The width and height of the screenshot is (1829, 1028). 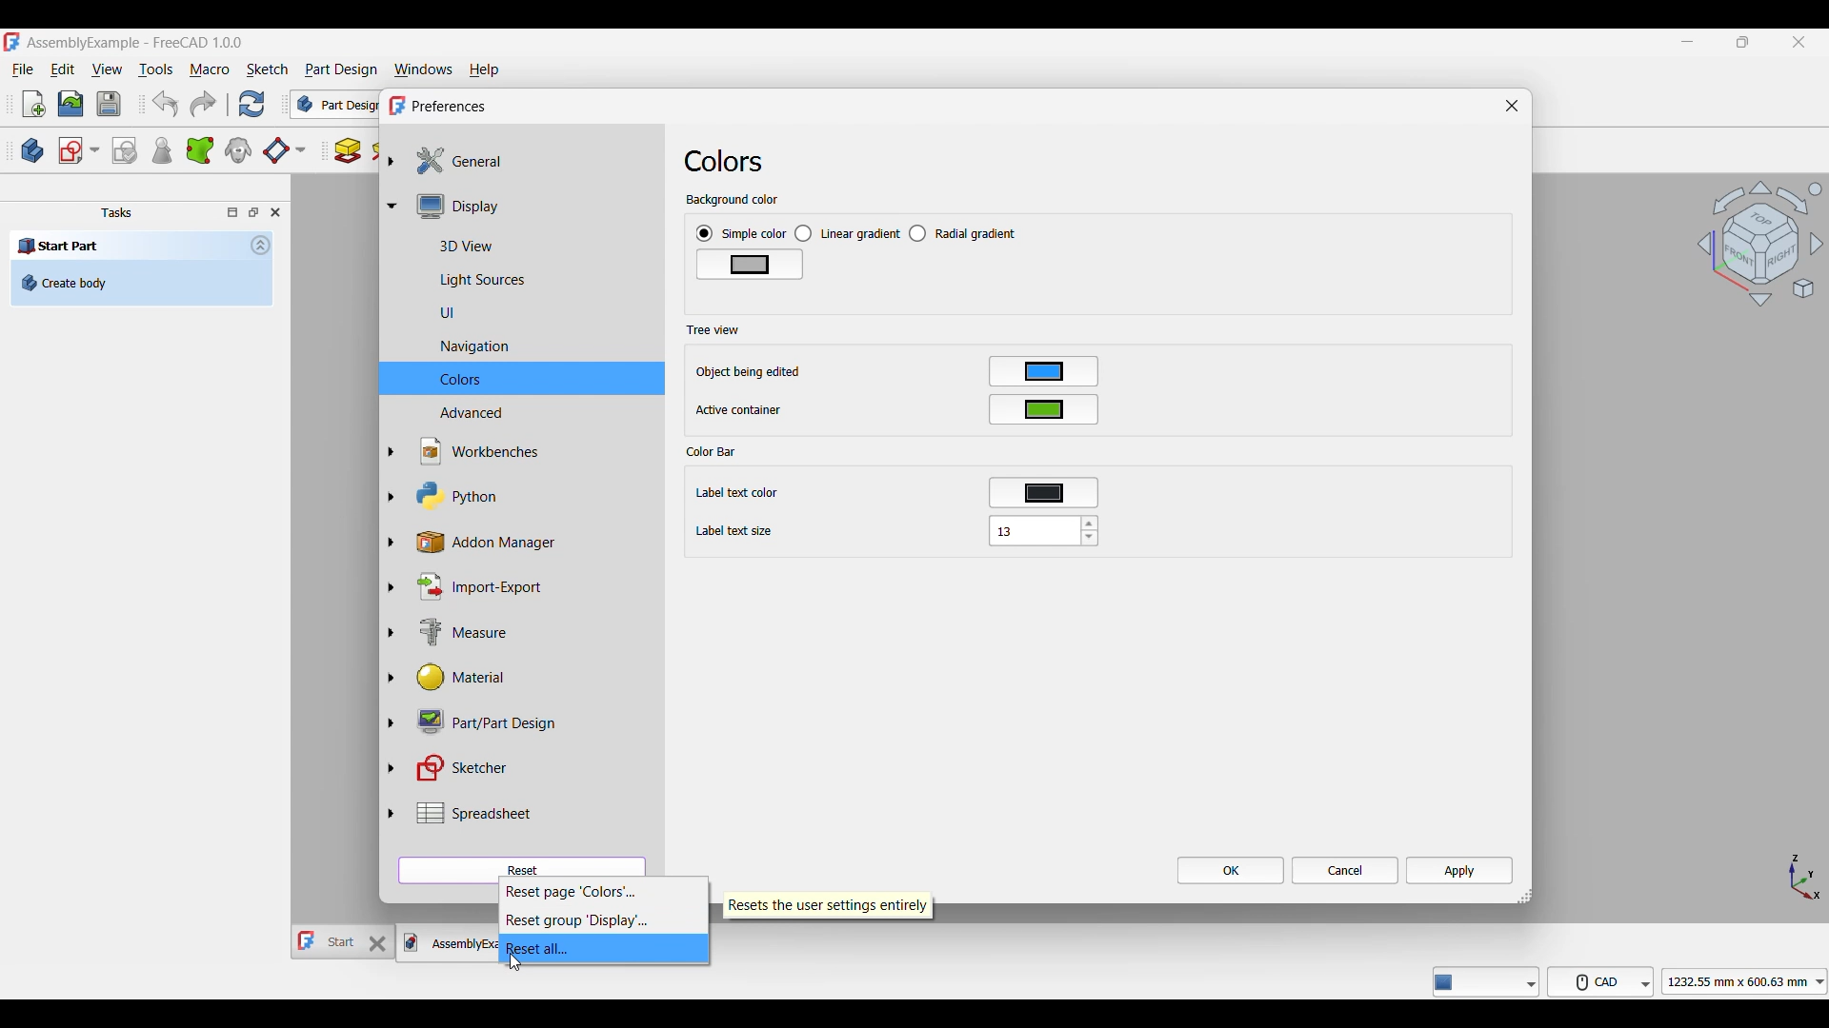 I want to click on Reset, so click(x=521, y=866).